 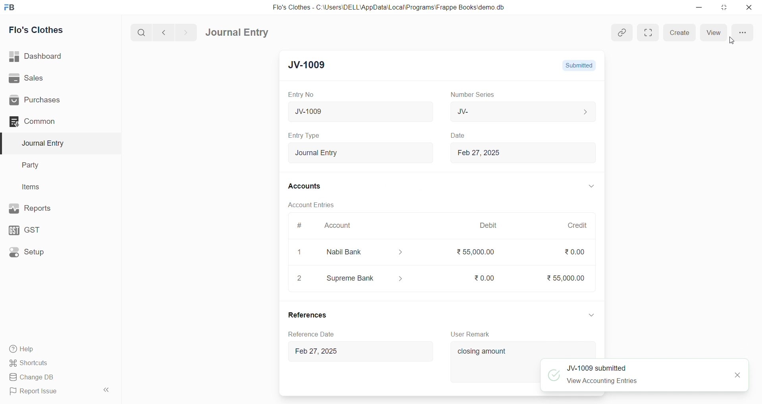 What do you see at coordinates (518, 110) in the screenshot?
I see `JV-` at bounding box center [518, 110].